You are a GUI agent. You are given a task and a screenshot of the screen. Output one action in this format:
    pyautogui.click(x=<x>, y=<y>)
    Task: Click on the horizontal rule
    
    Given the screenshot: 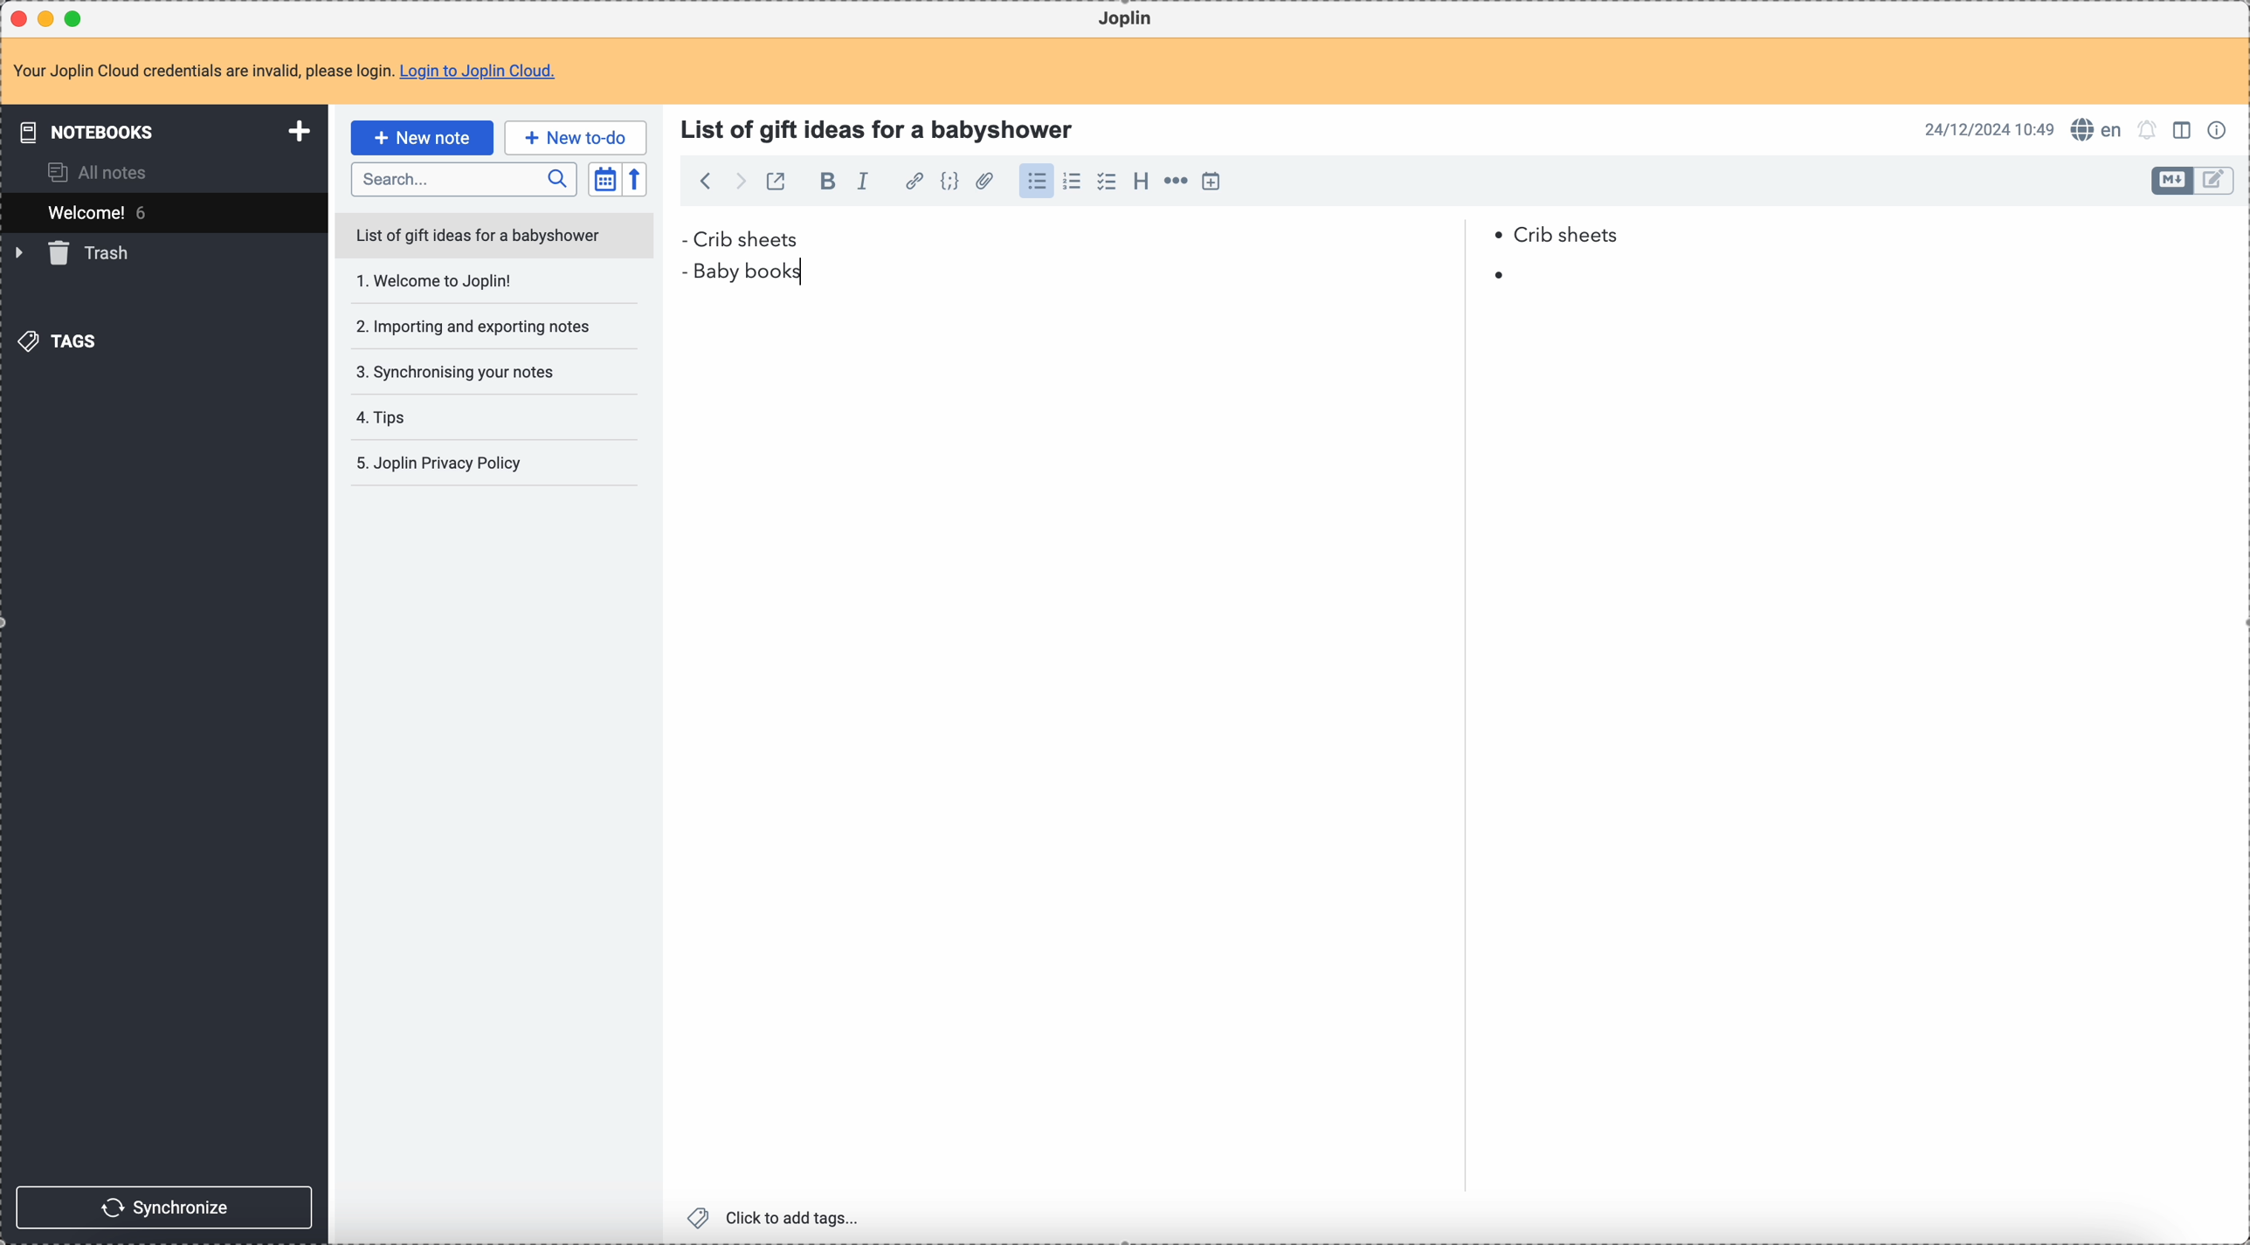 What is the action you would take?
    pyautogui.click(x=1178, y=182)
    